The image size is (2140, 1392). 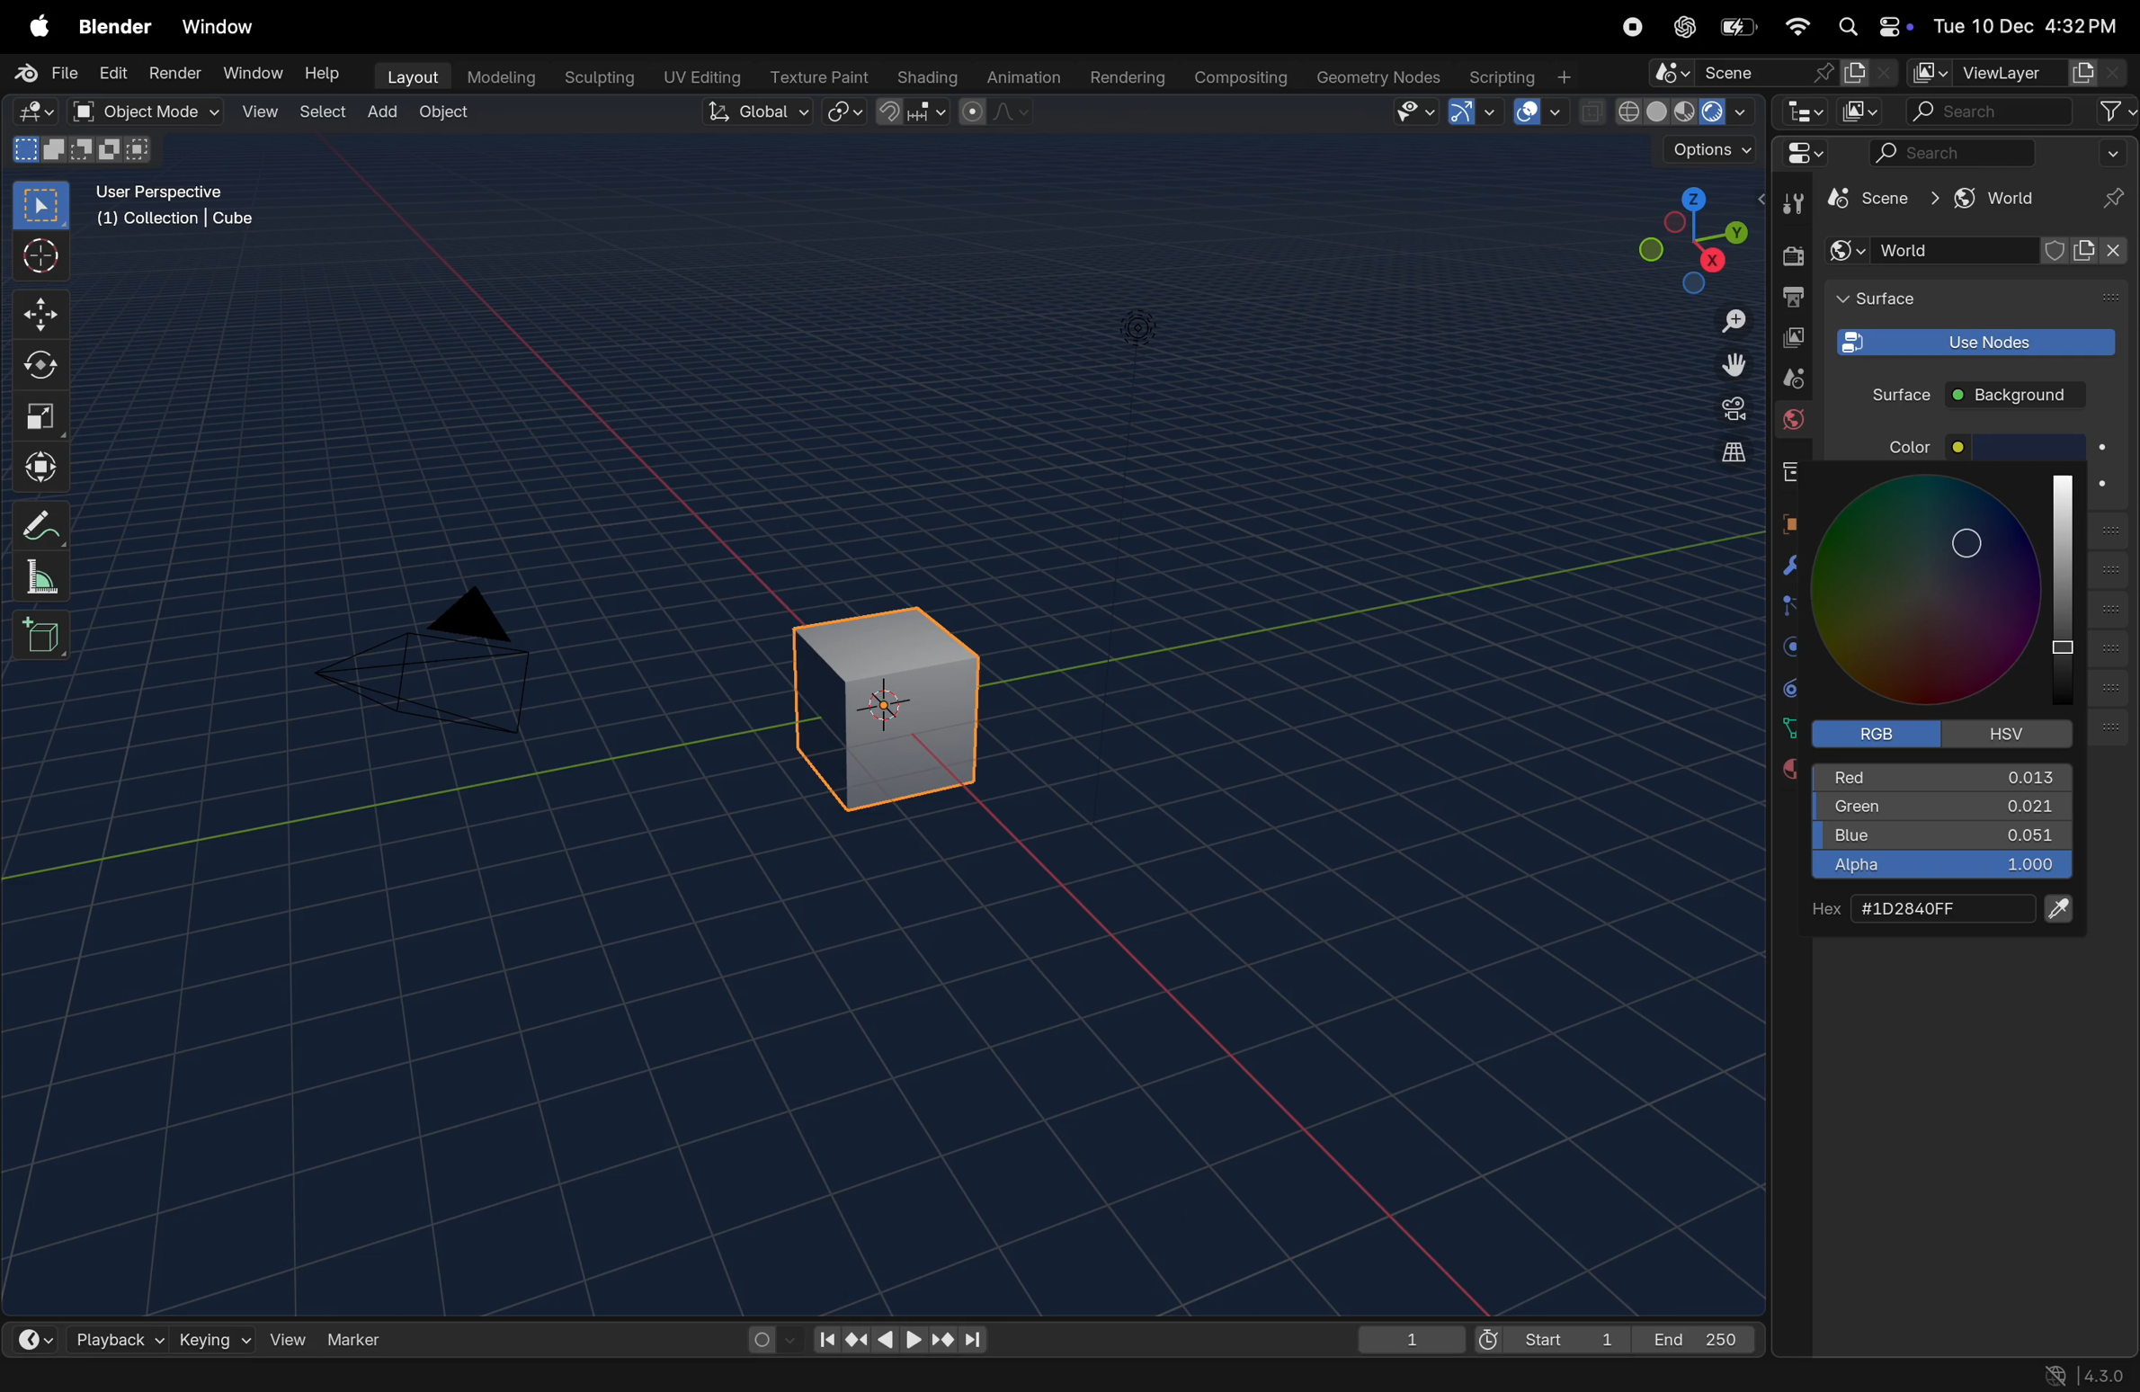 I want to click on wifi, so click(x=1797, y=26).